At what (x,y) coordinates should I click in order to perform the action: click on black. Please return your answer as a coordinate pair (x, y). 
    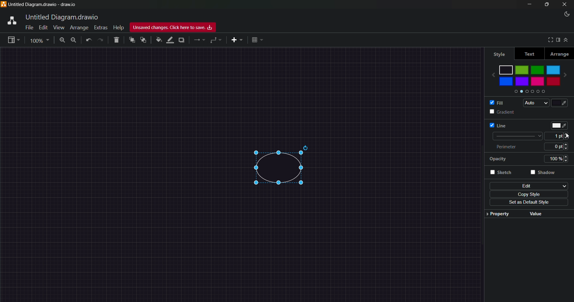
    Looking at the image, I should click on (506, 70).